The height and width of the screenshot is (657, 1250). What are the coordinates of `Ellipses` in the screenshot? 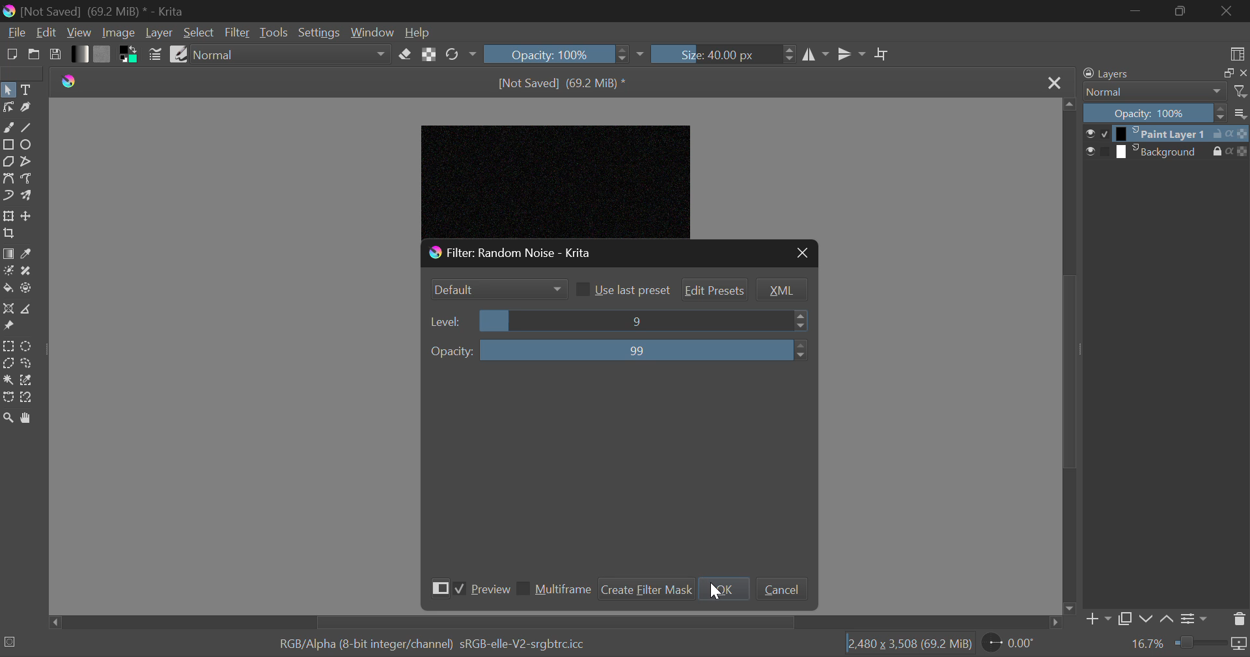 It's located at (27, 146).